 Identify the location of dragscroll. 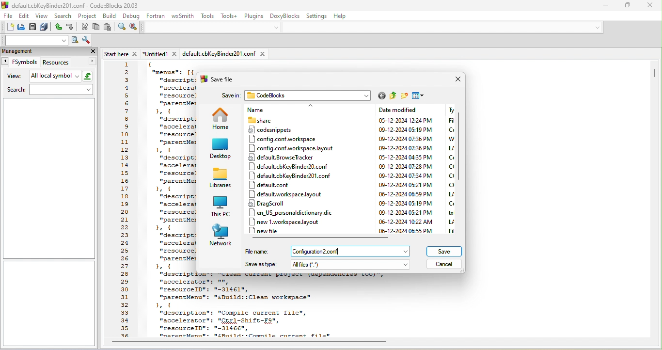
(268, 203).